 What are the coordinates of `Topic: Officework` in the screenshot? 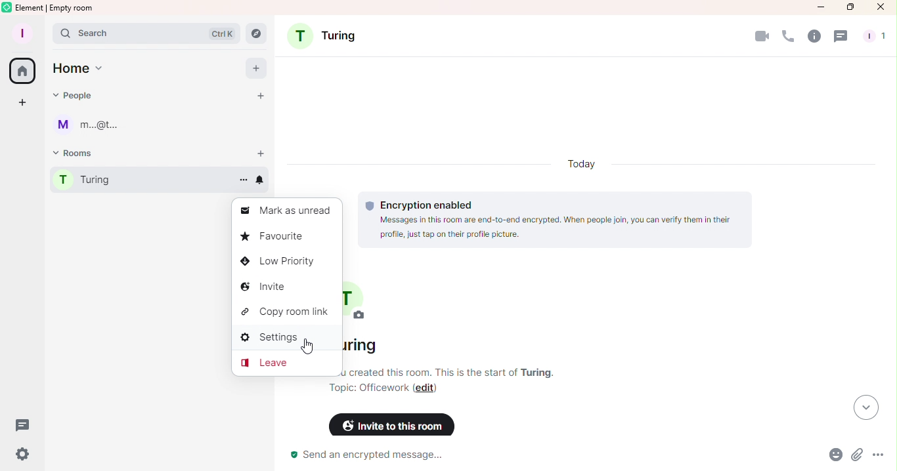 It's located at (369, 389).